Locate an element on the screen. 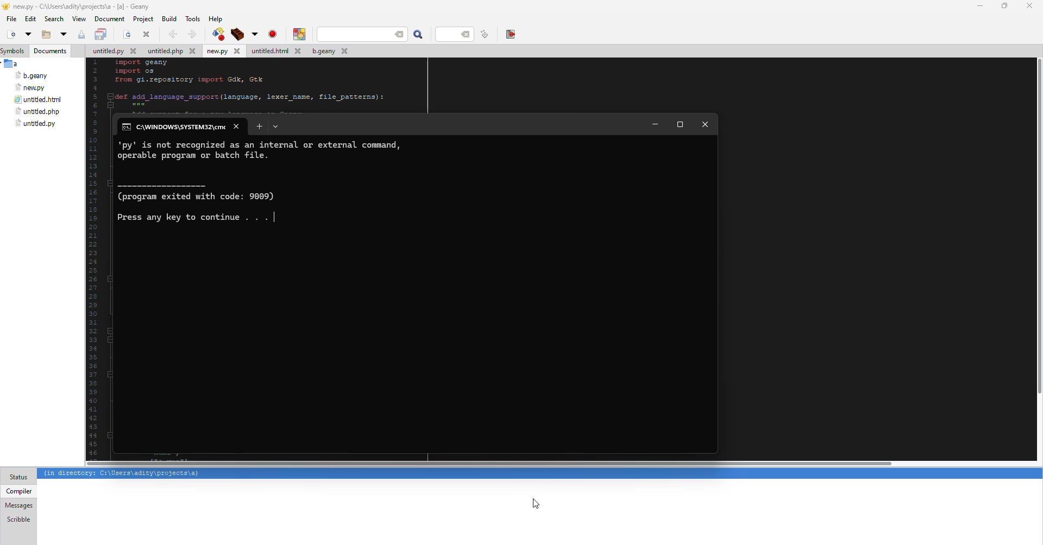 Image resolution: width=1043 pixels, height=545 pixels. project is located at coordinates (143, 19).